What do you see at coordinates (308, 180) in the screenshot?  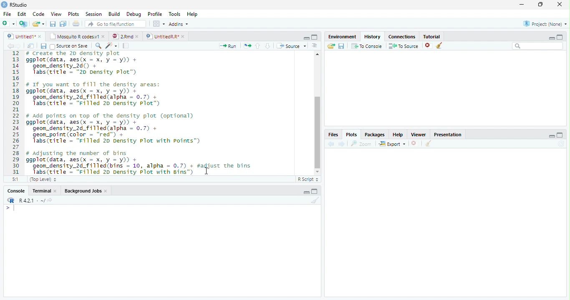 I see `R Script` at bounding box center [308, 180].